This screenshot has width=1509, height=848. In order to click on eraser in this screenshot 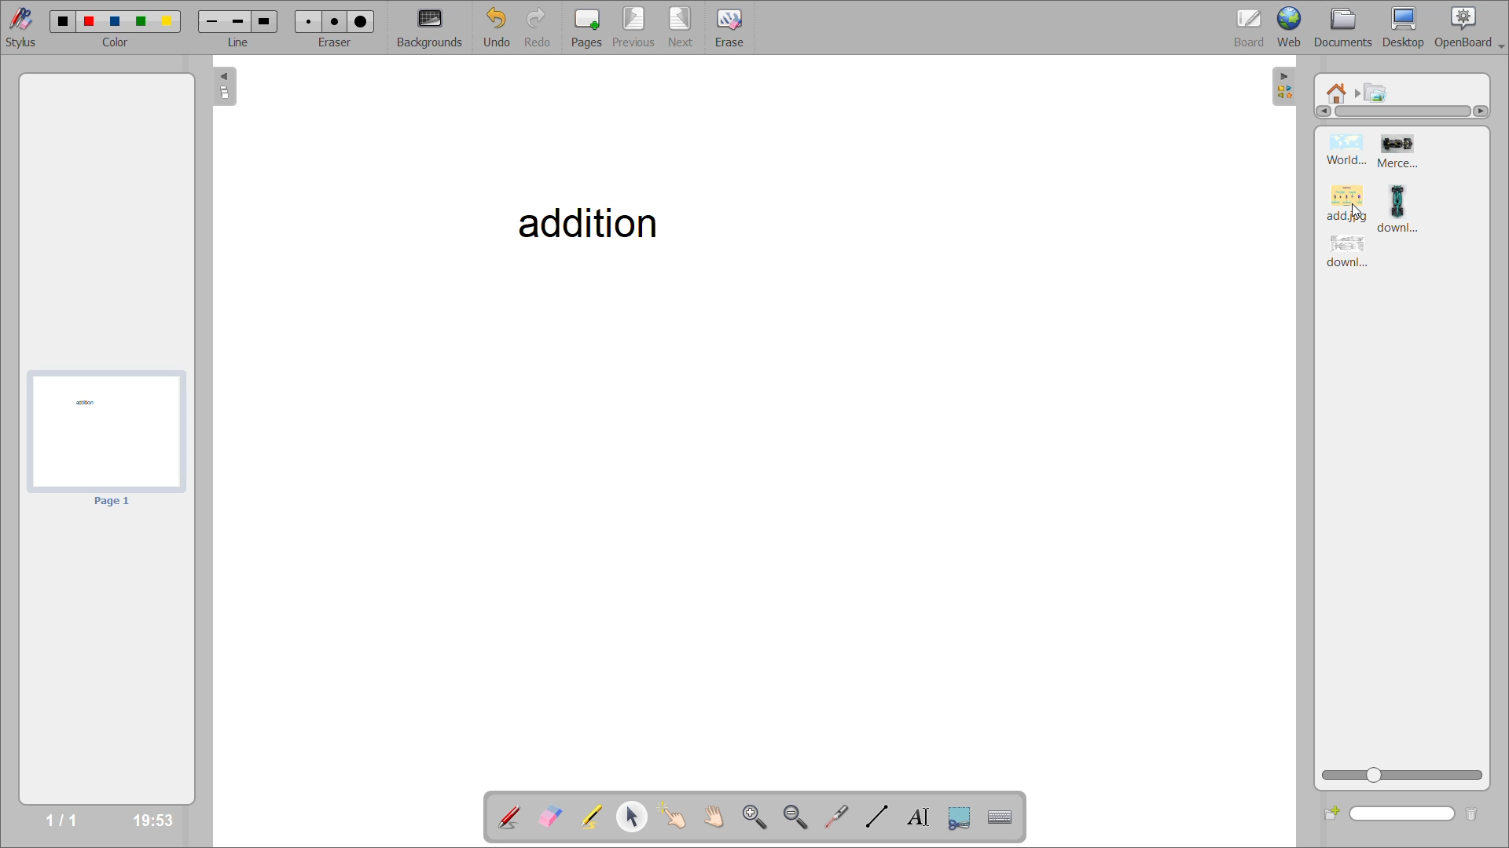, I will do `click(334, 39)`.